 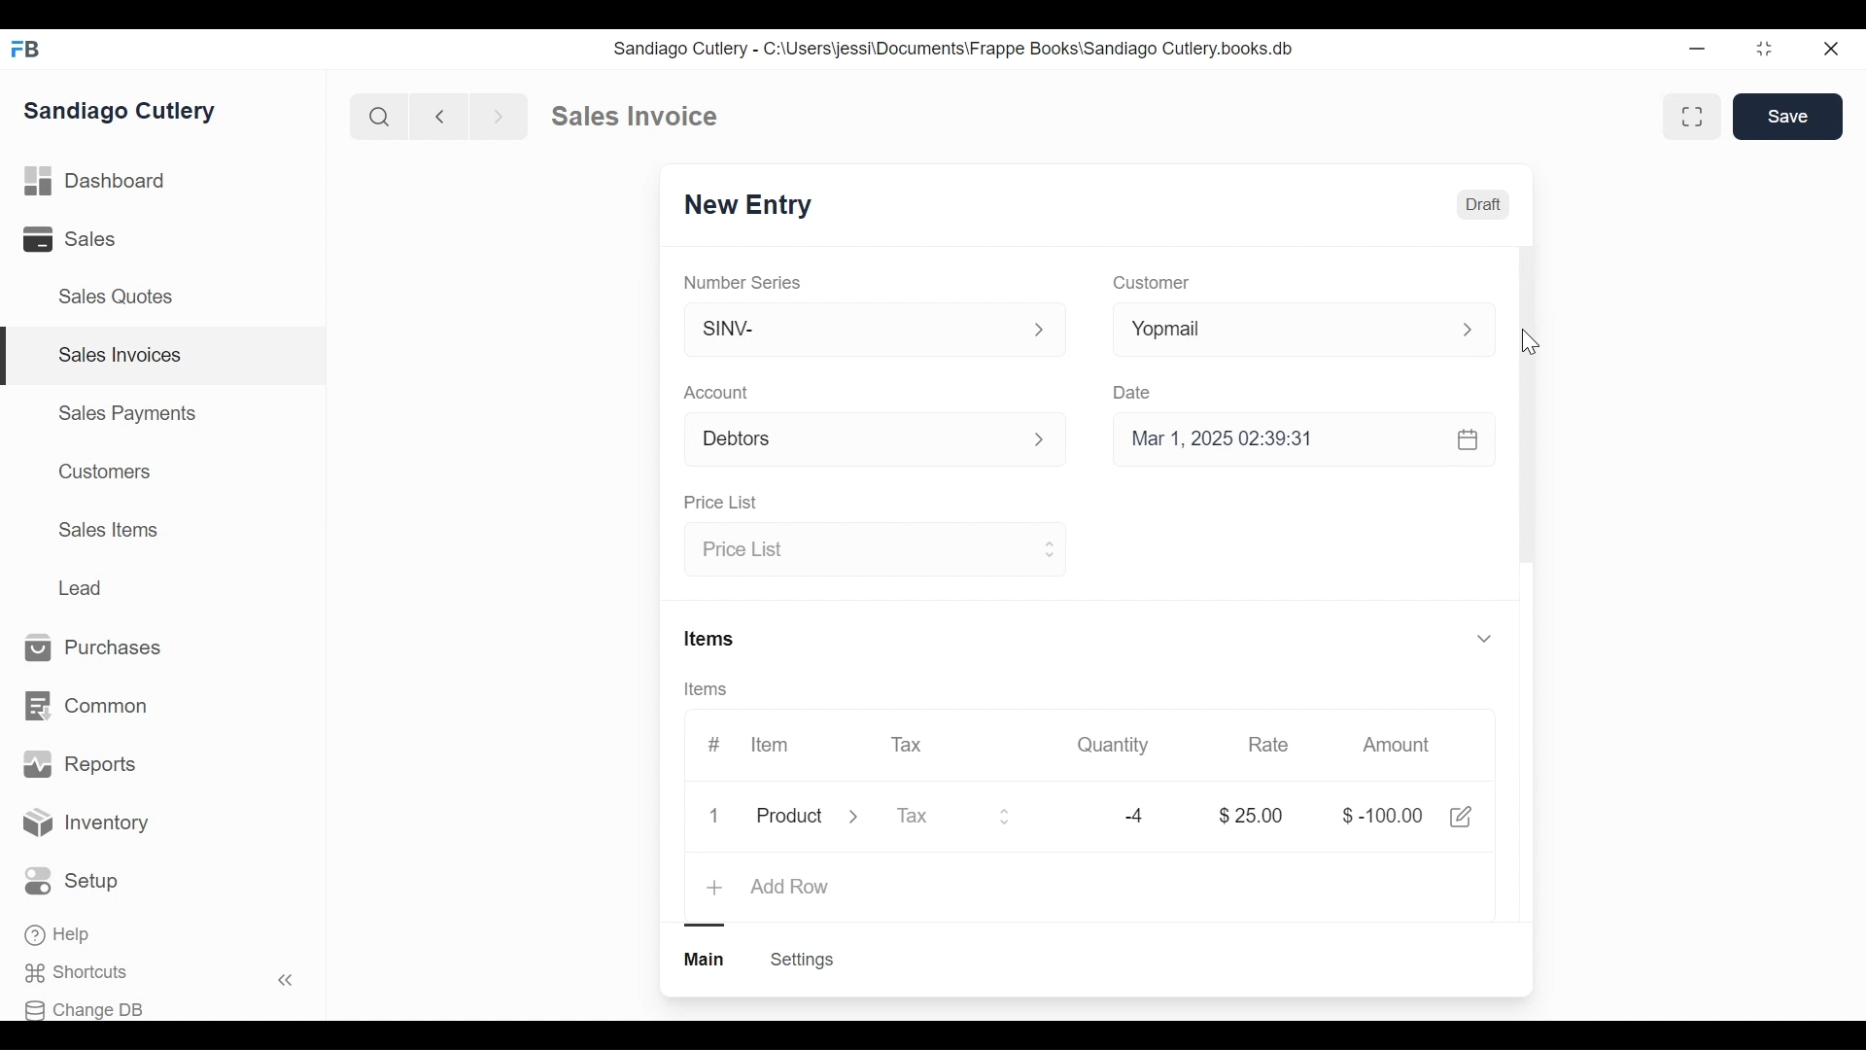 I want to click on Rate, so click(x=1268, y=744).